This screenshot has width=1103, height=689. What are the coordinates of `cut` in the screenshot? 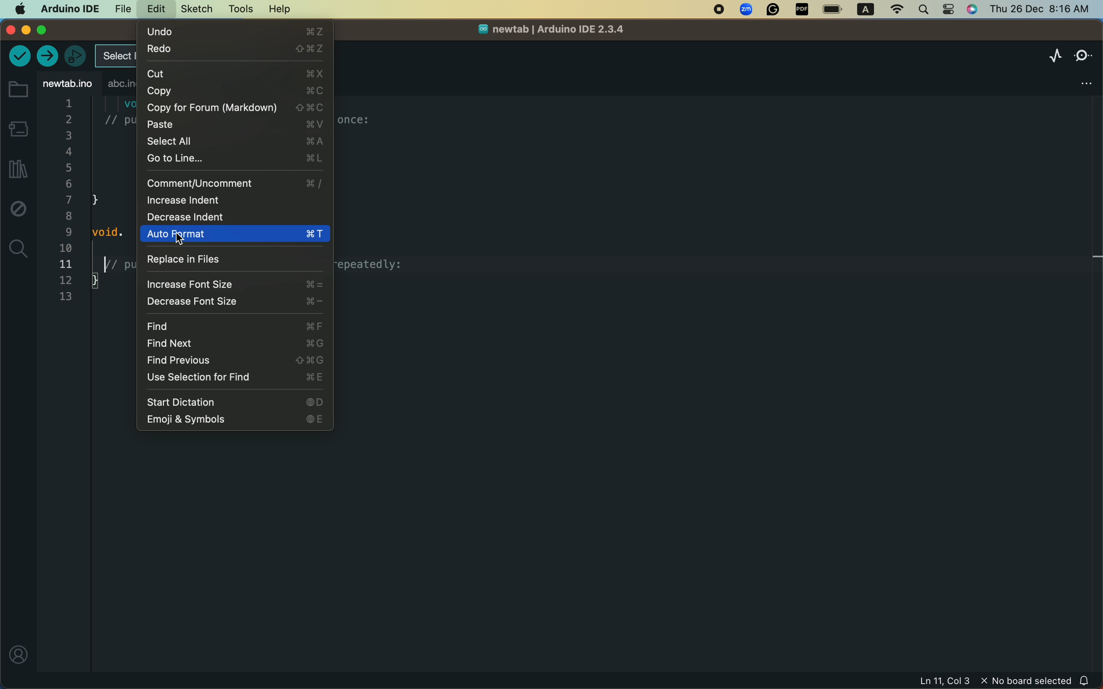 It's located at (234, 72).